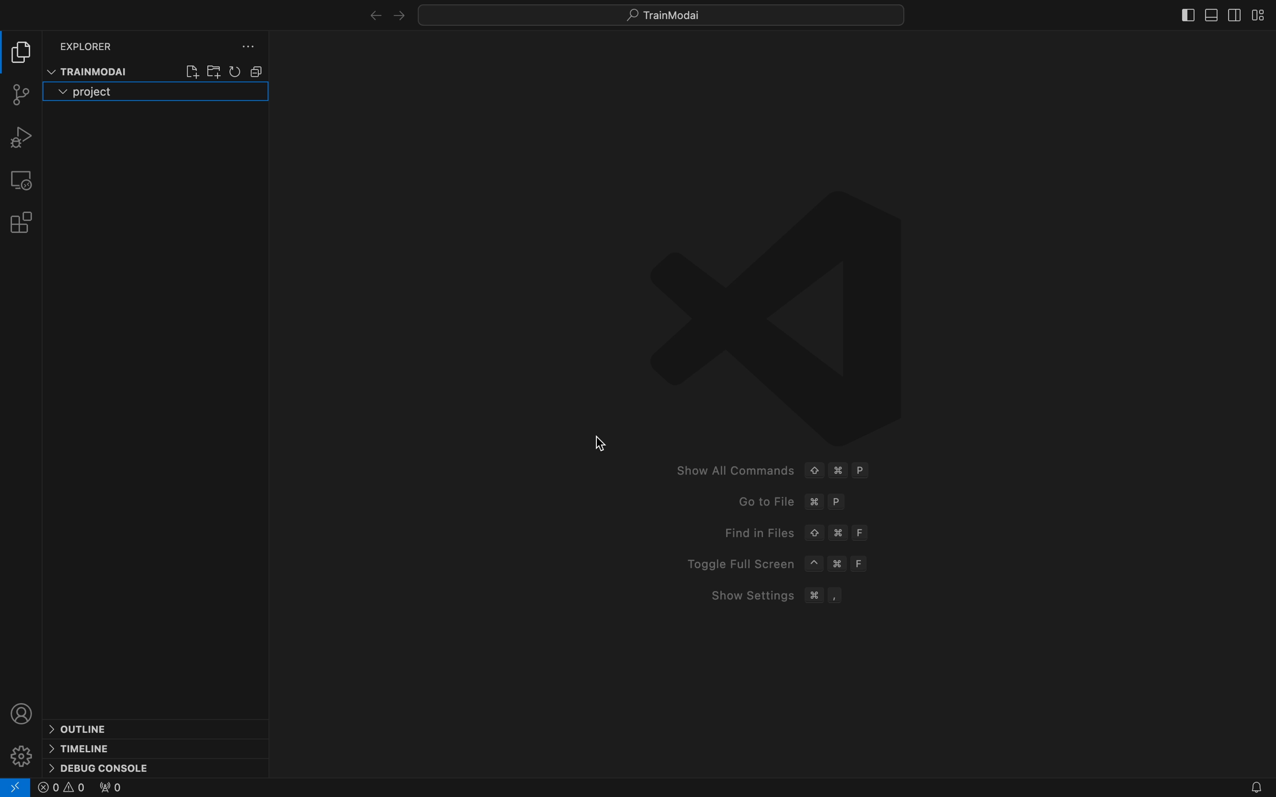  What do you see at coordinates (113, 766) in the screenshot?
I see `debug console` at bounding box center [113, 766].